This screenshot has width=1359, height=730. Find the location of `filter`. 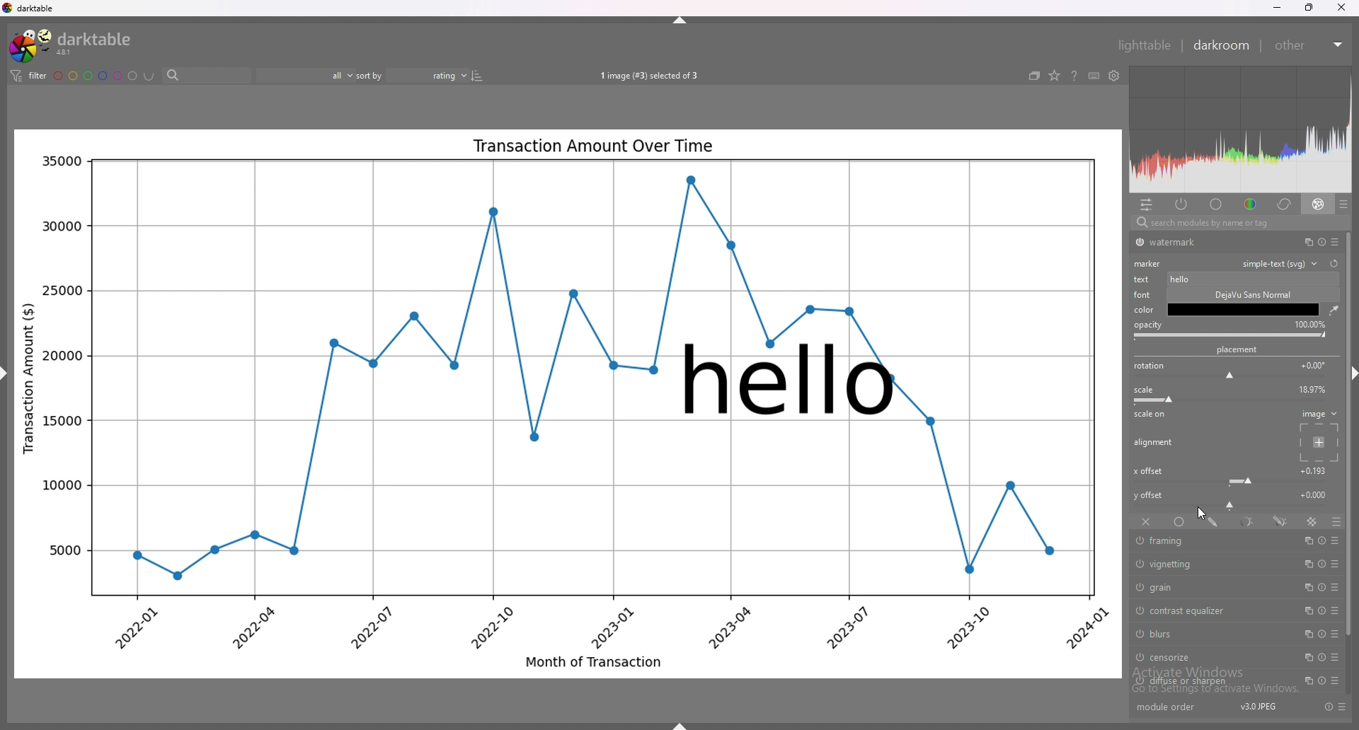

filter is located at coordinates (30, 76).